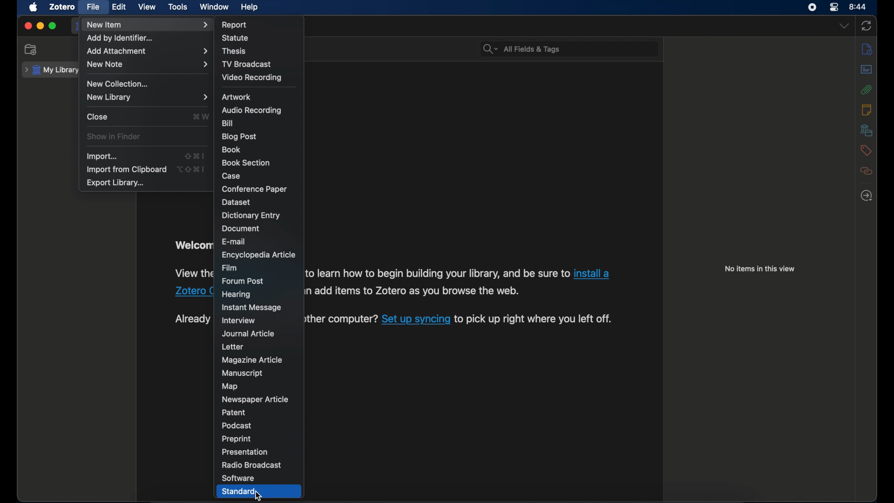 The height and width of the screenshot is (503, 894). What do you see at coordinates (252, 465) in the screenshot?
I see `radio broadcast` at bounding box center [252, 465].